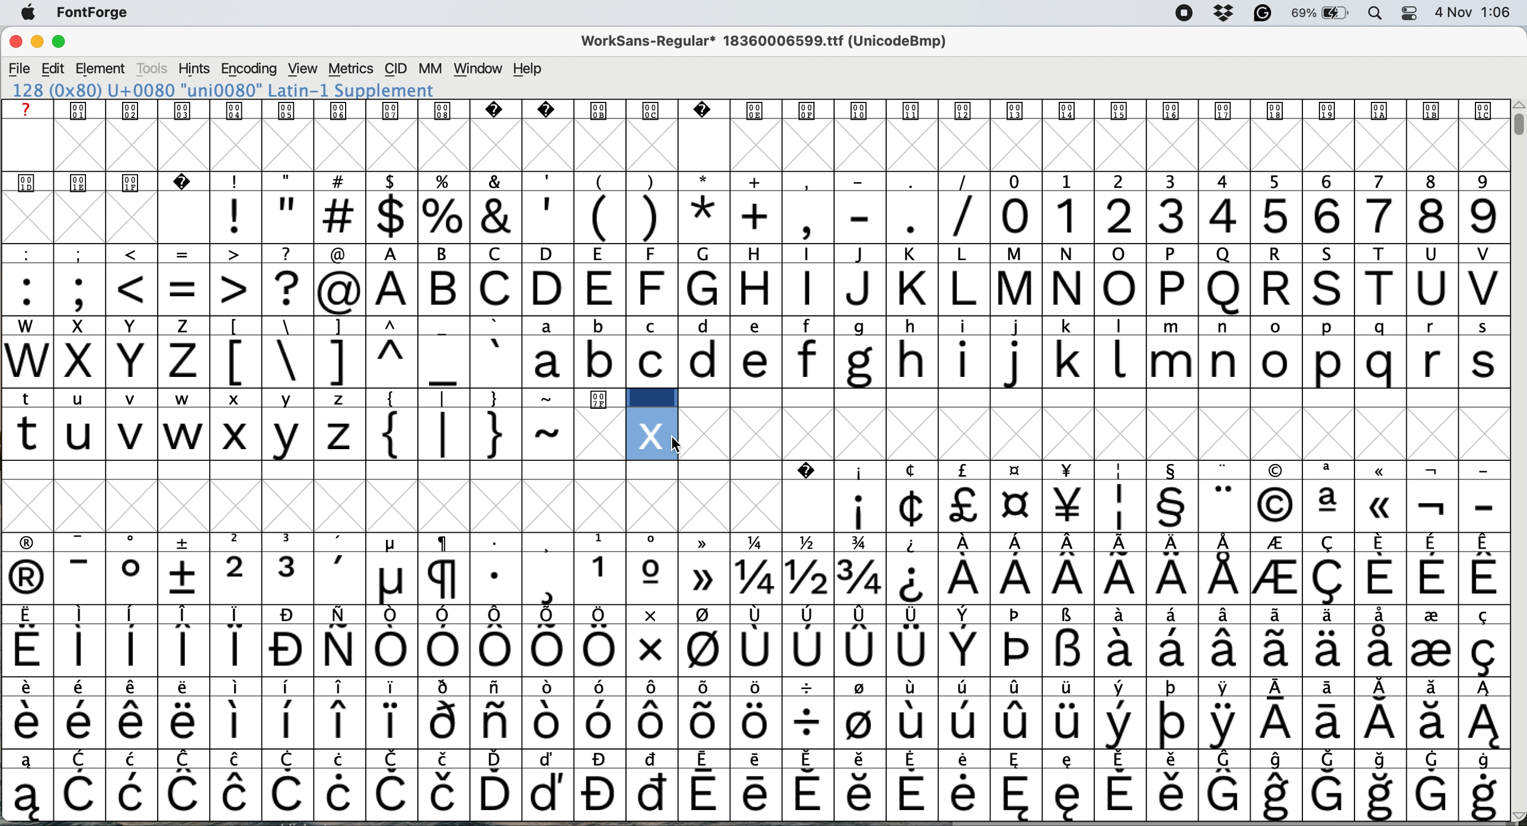 This screenshot has height=826, width=1527. I want to click on control center, so click(1407, 12).